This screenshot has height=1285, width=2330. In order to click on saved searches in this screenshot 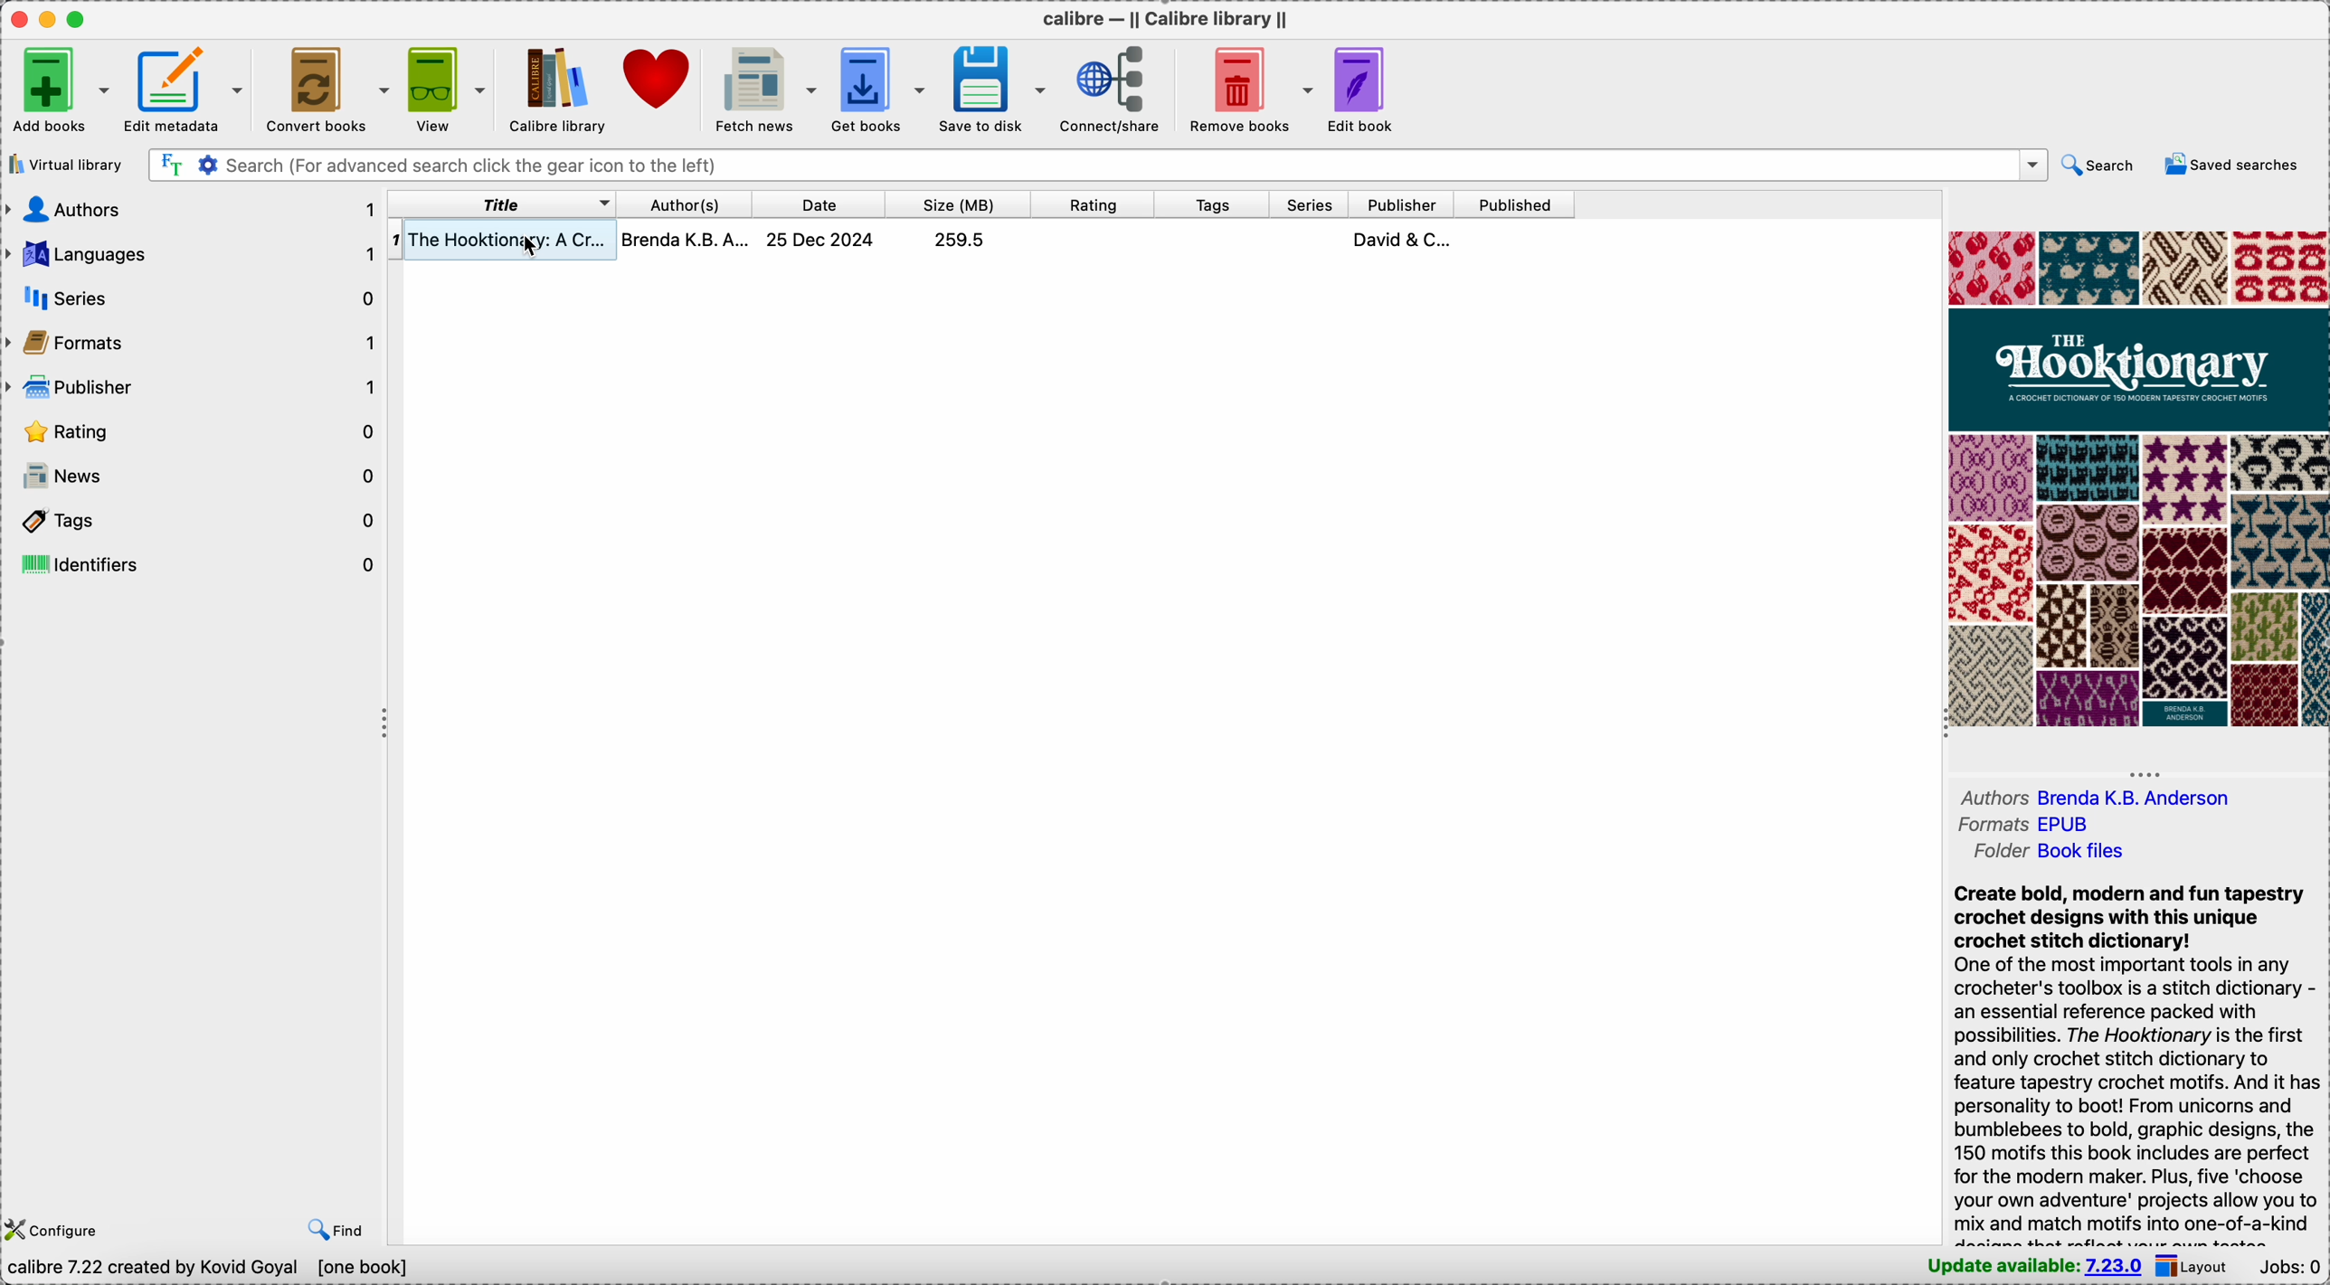, I will do `click(2236, 164)`.